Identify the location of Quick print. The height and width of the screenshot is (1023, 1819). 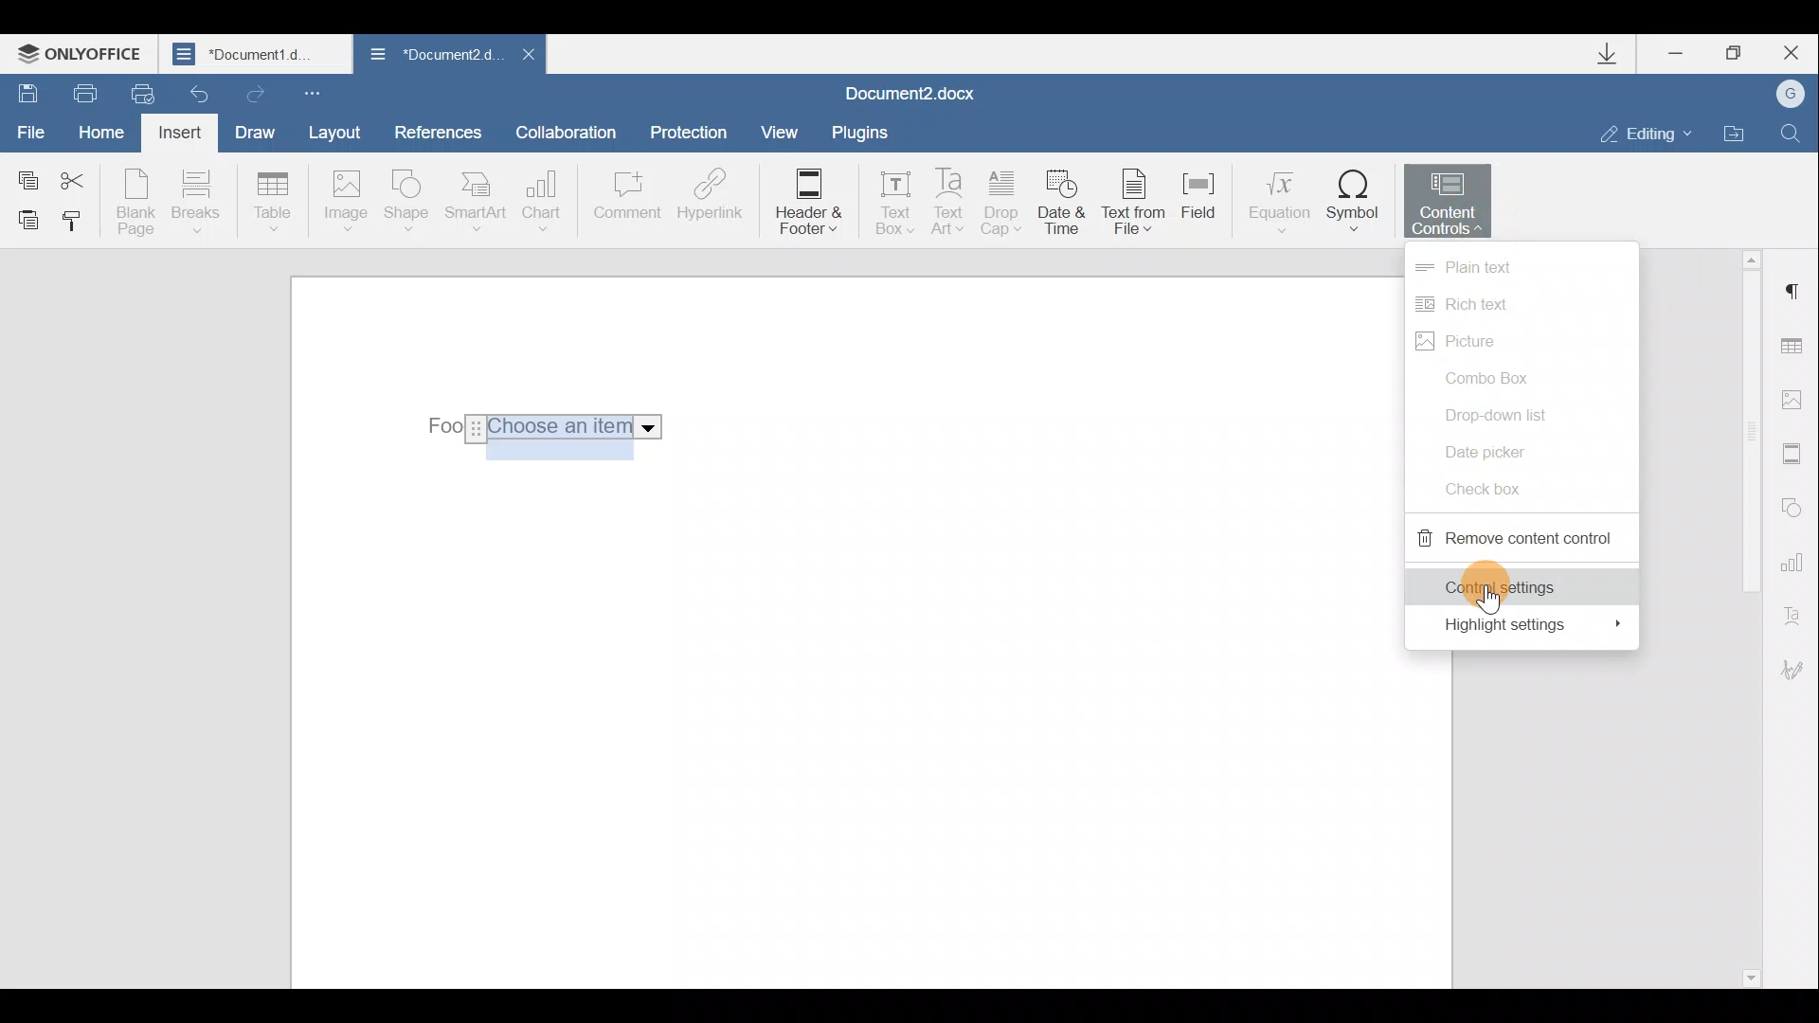
(140, 95).